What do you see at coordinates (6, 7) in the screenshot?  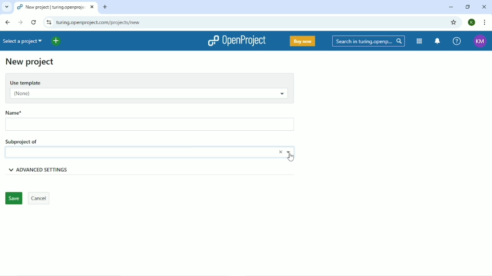 I see `Search tabs` at bounding box center [6, 7].